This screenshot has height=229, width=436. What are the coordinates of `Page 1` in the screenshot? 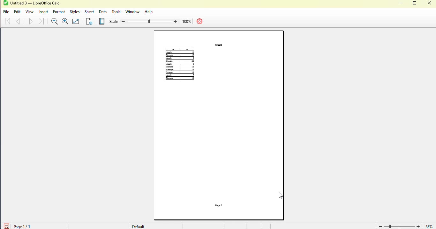 It's located at (219, 205).